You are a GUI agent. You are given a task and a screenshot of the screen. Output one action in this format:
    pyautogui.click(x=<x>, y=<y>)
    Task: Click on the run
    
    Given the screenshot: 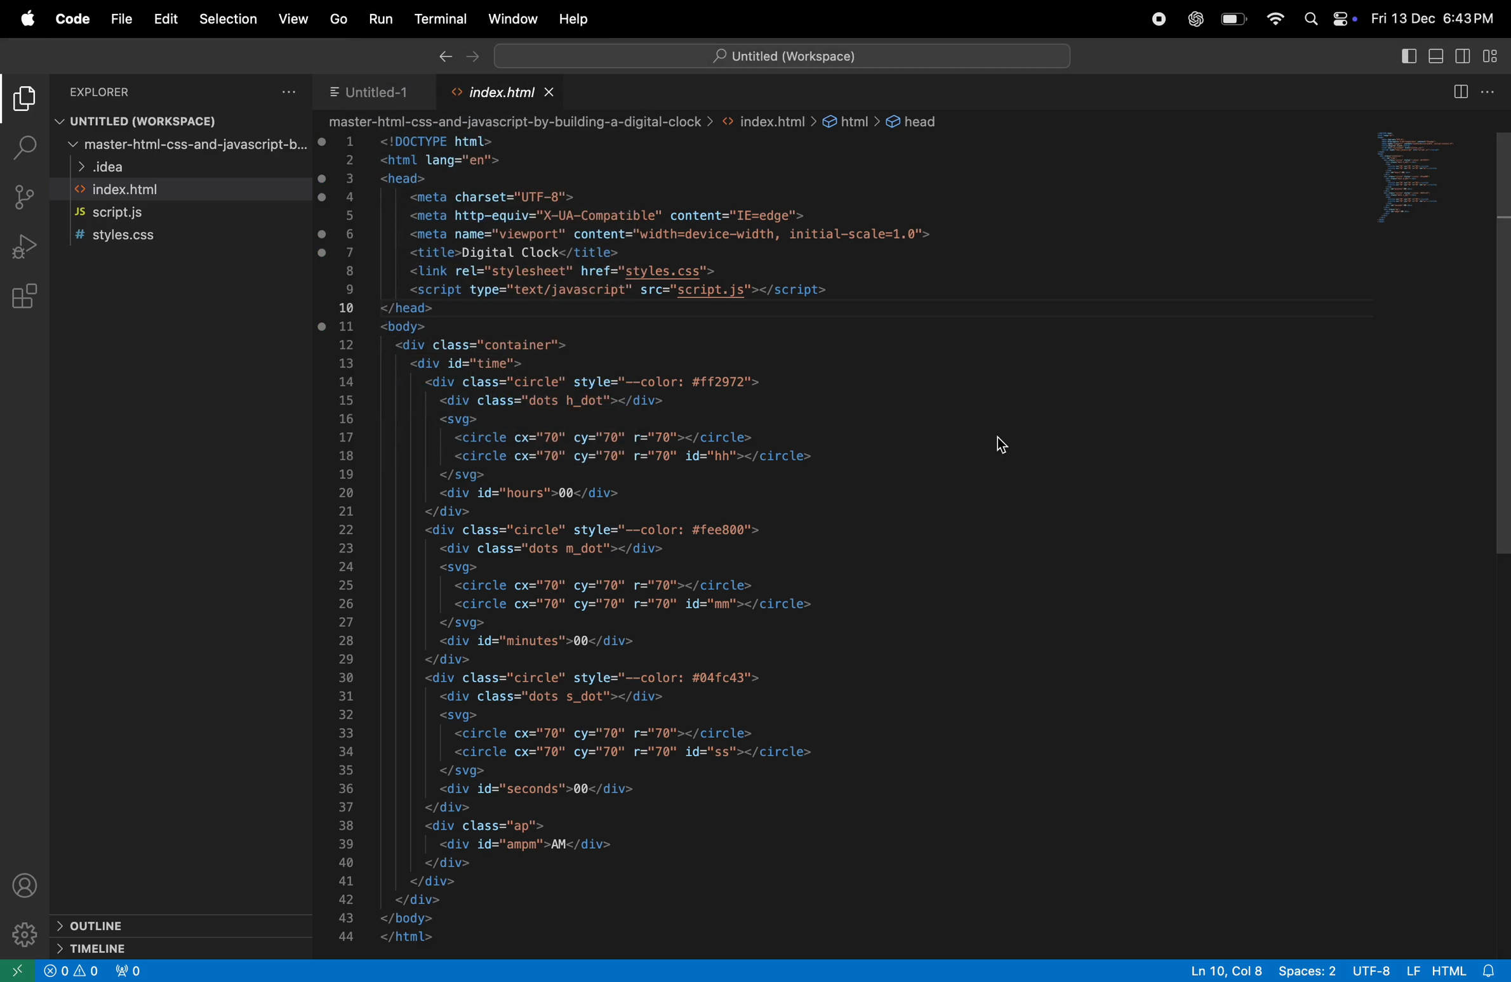 What is the action you would take?
    pyautogui.click(x=381, y=18)
    